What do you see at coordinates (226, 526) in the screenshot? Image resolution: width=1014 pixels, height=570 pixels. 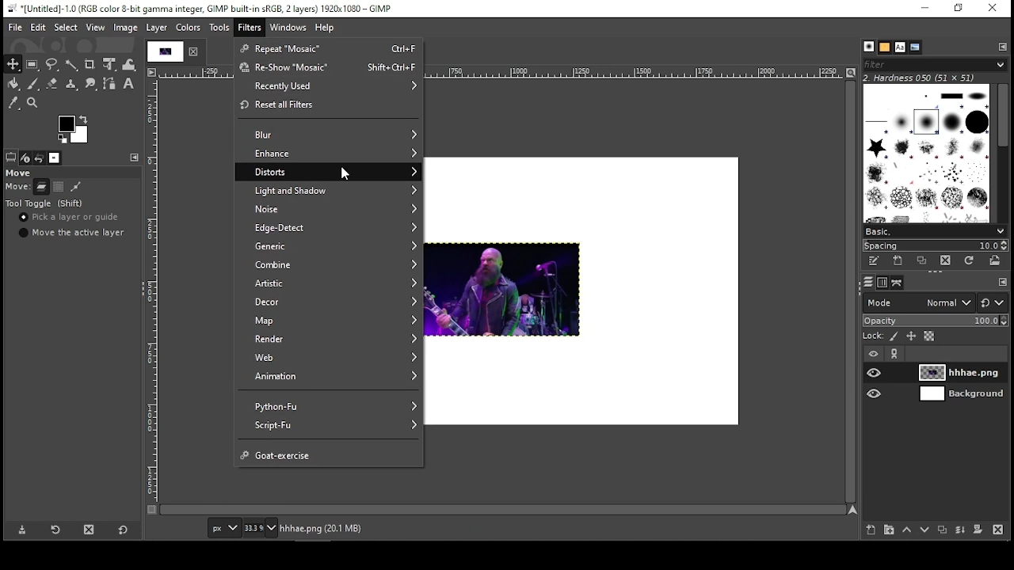 I see `units` at bounding box center [226, 526].